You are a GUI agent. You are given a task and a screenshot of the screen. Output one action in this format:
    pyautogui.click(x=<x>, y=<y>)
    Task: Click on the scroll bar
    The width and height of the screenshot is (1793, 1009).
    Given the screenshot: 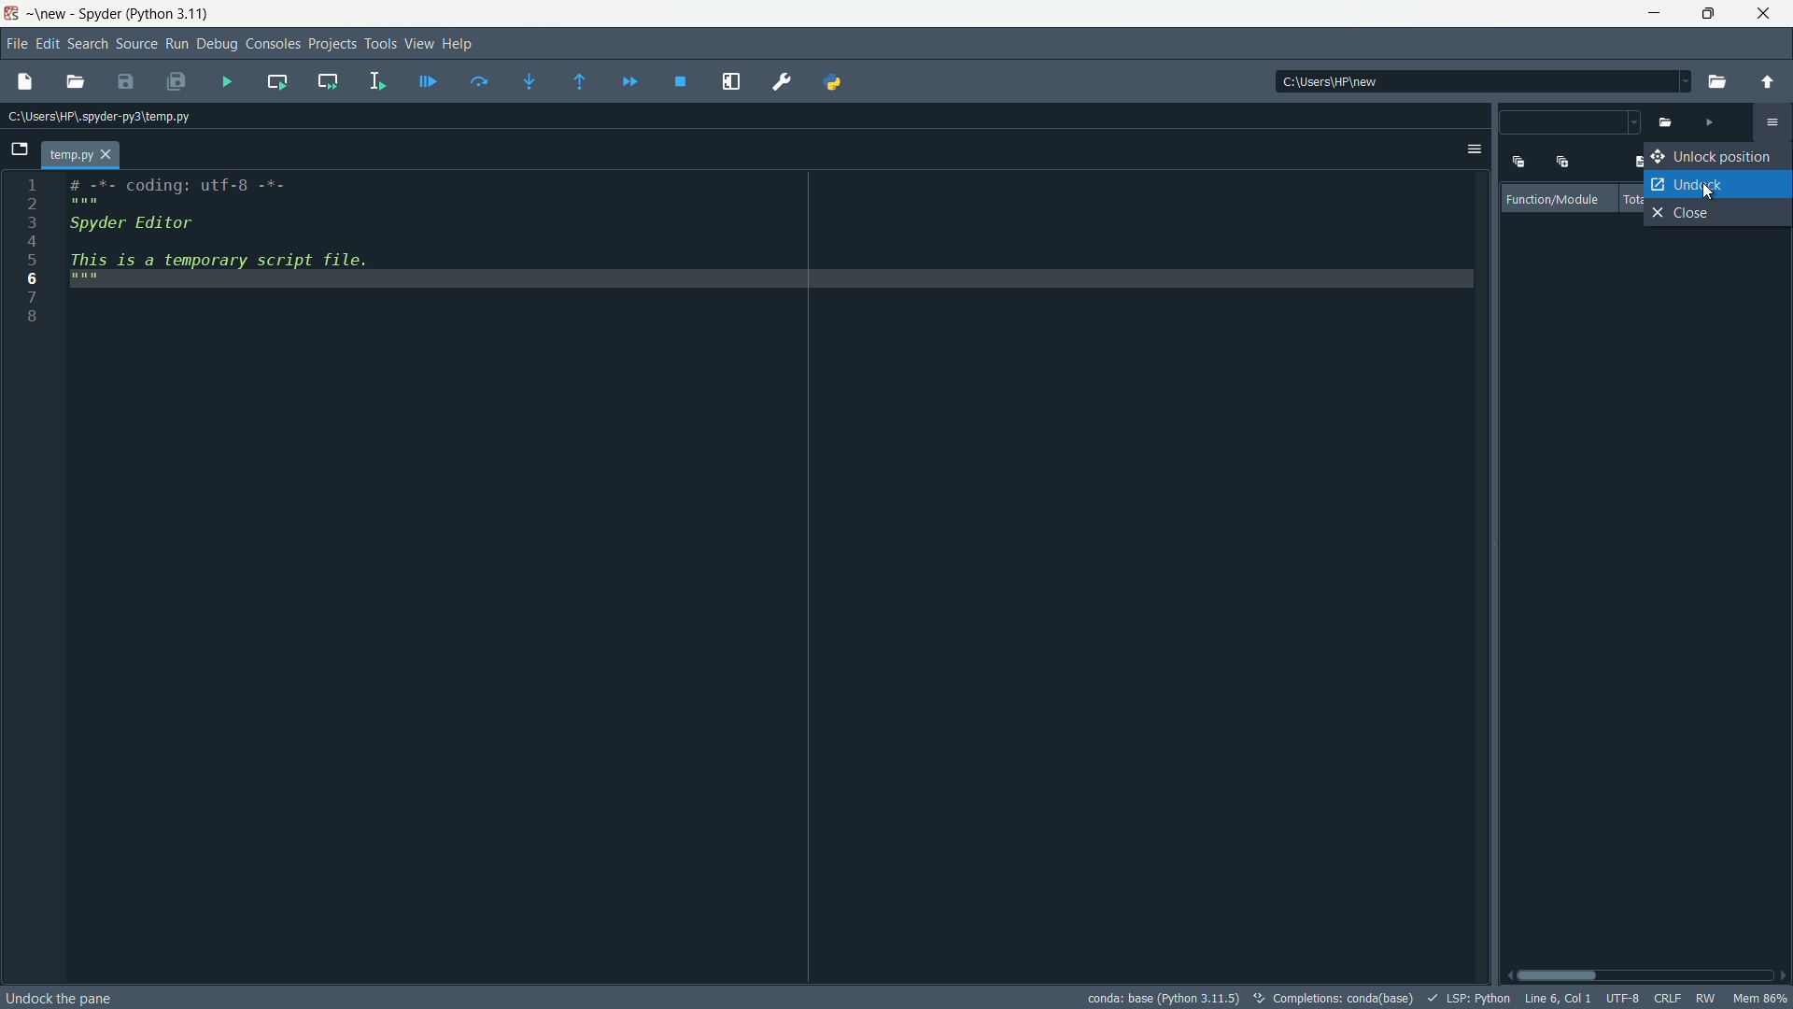 What is the action you would take?
    pyautogui.click(x=1646, y=975)
    